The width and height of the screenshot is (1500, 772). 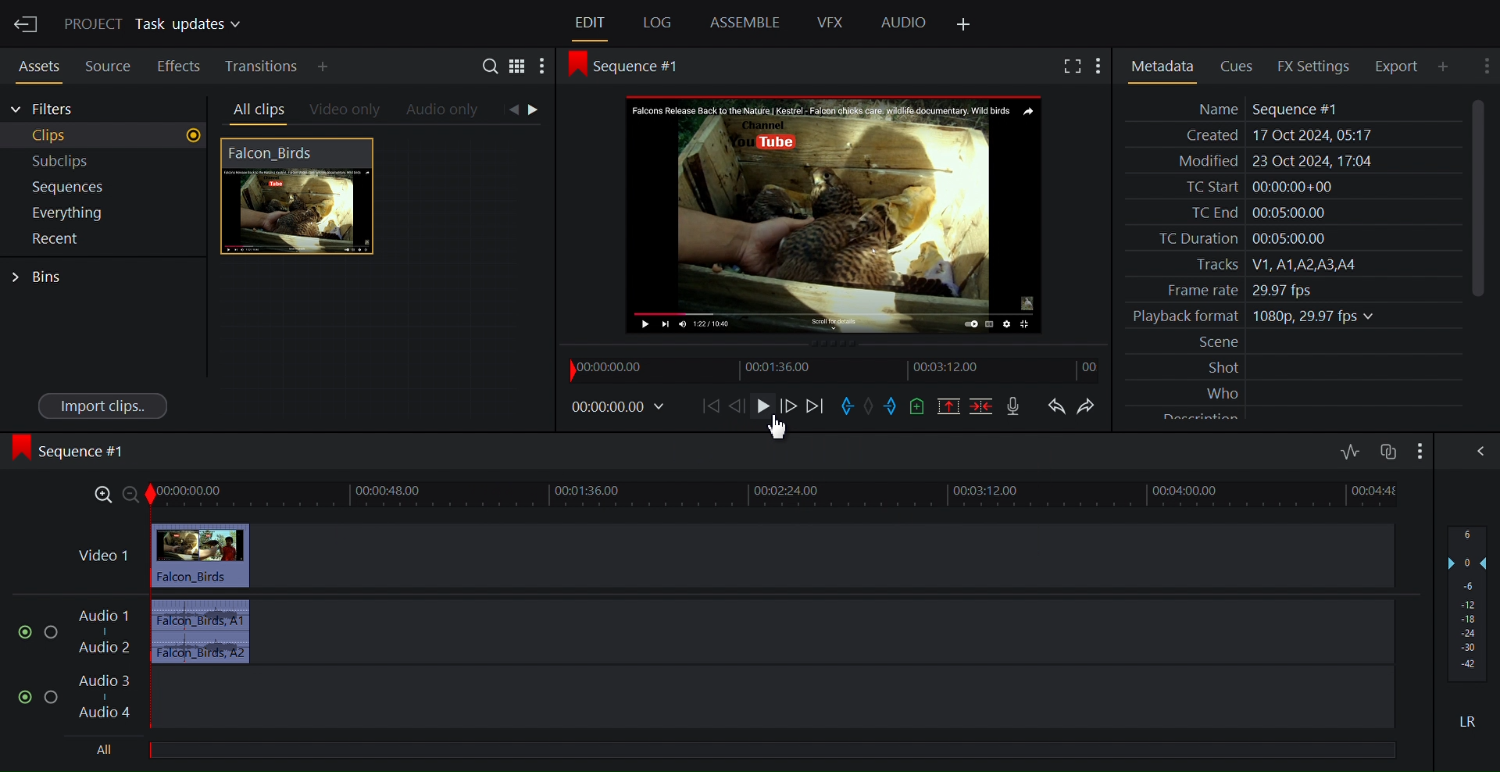 I want to click on Redo, so click(x=1091, y=406).